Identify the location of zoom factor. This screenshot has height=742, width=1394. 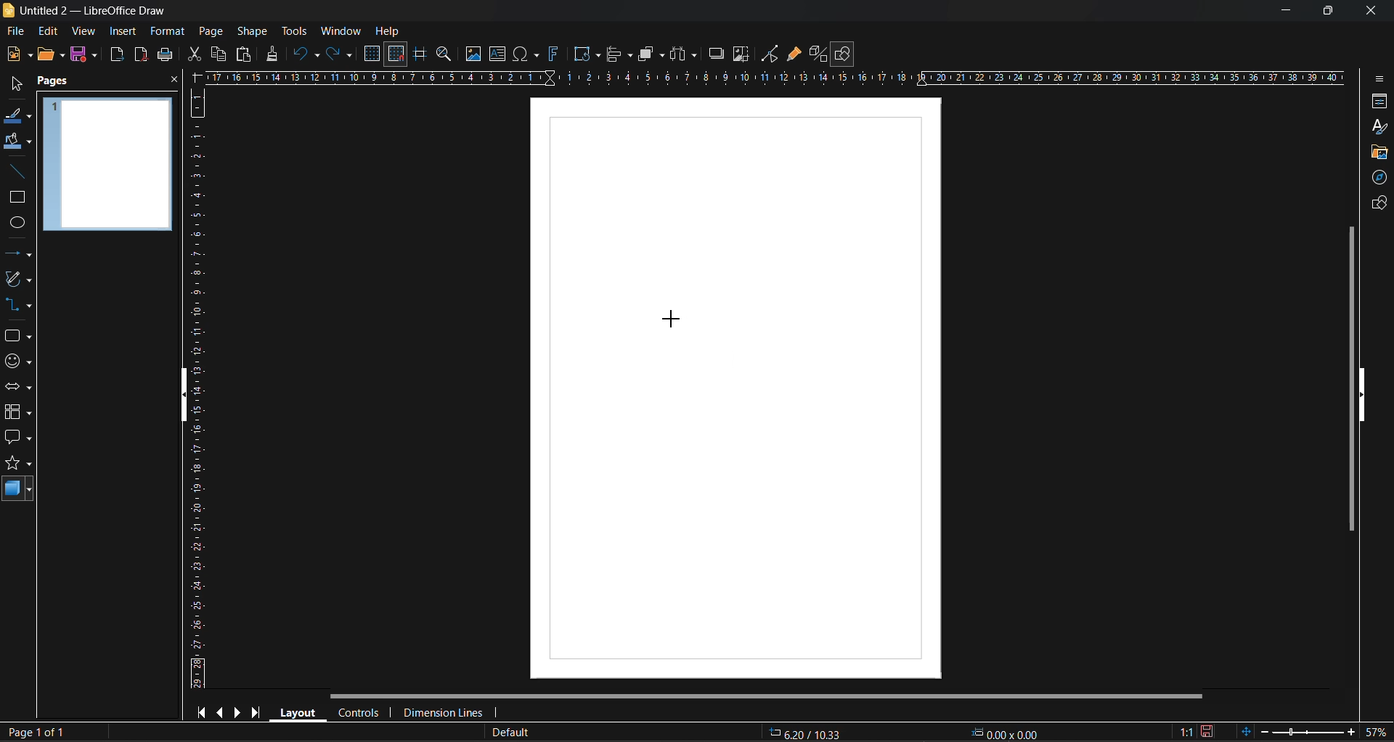
(1377, 730).